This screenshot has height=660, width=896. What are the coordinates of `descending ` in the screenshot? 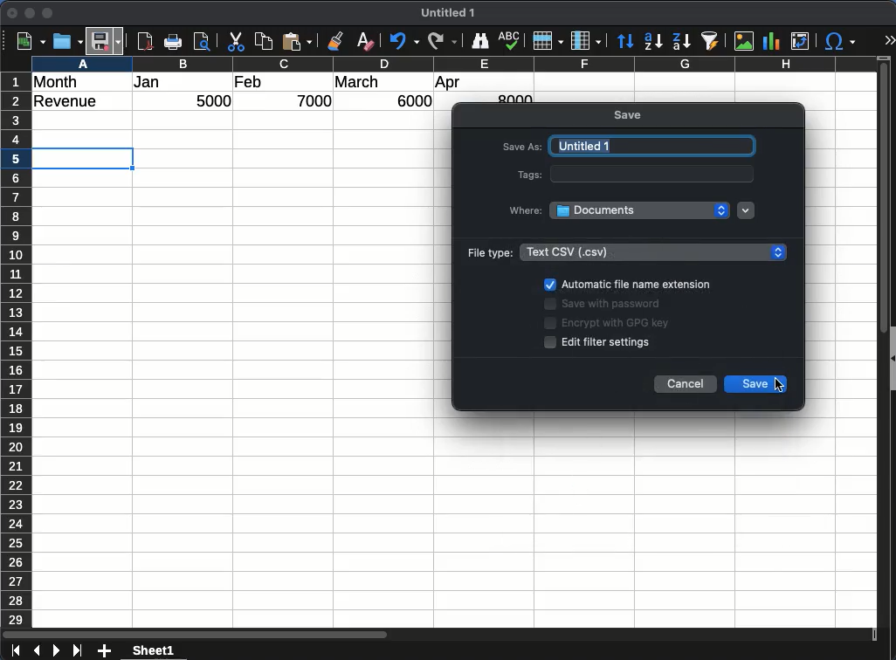 It's located at (680, 40).